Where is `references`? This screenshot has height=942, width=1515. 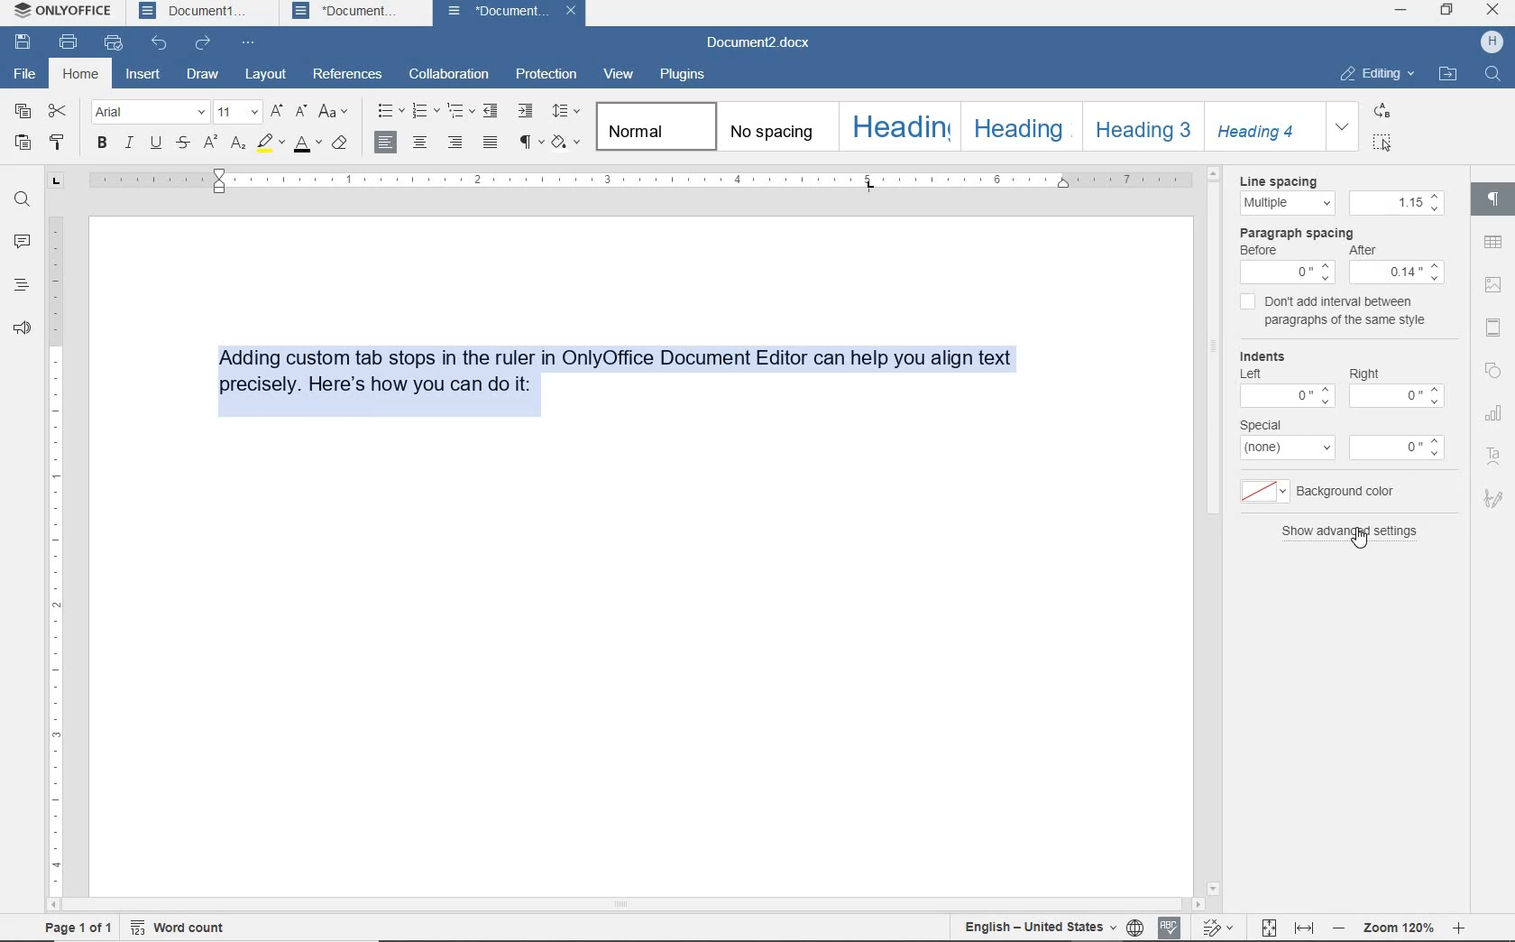 references is located at coordinates (348, 74).